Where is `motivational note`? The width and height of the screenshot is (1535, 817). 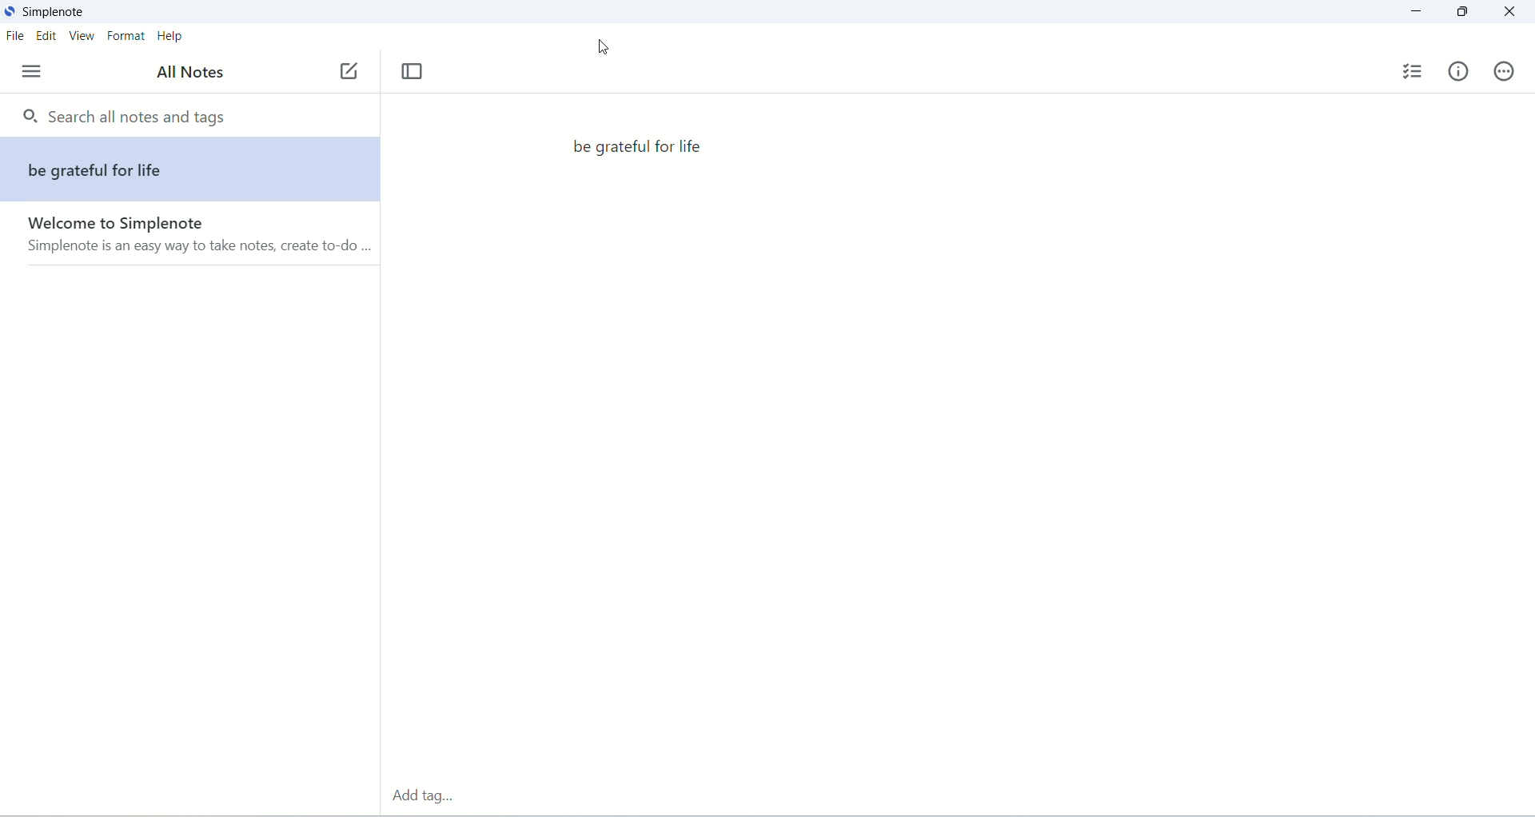
motivational note is located at coordinates (637, 150).